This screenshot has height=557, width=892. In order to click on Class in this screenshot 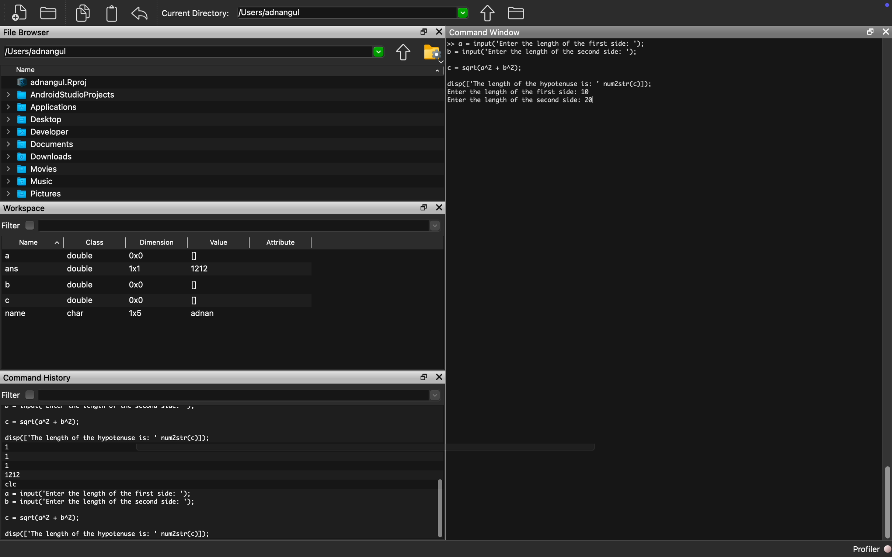, I will do `click(95, 242)`.